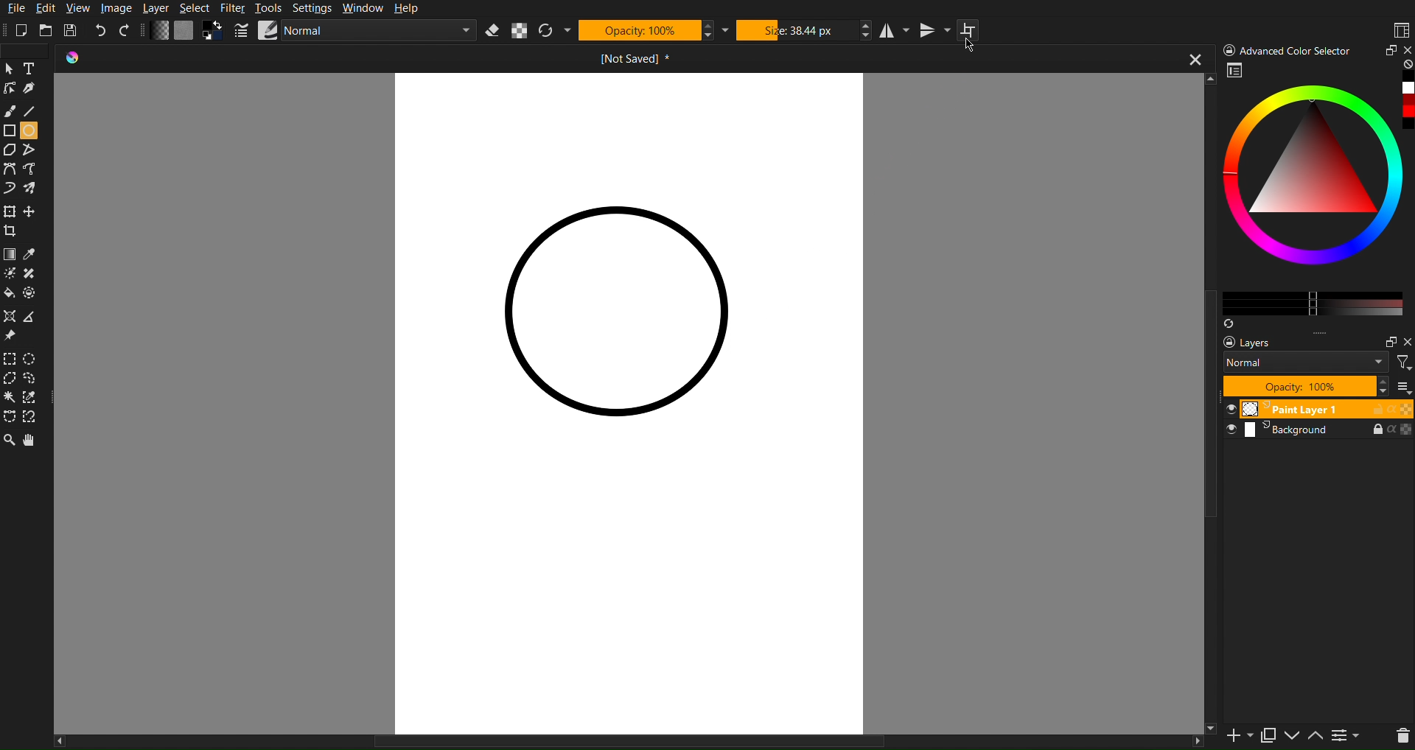 The width and height of the screenshot is (1415, 750). Describe the element at coordinates (1318, 432) in the screenshot. I see `Background` at that location.